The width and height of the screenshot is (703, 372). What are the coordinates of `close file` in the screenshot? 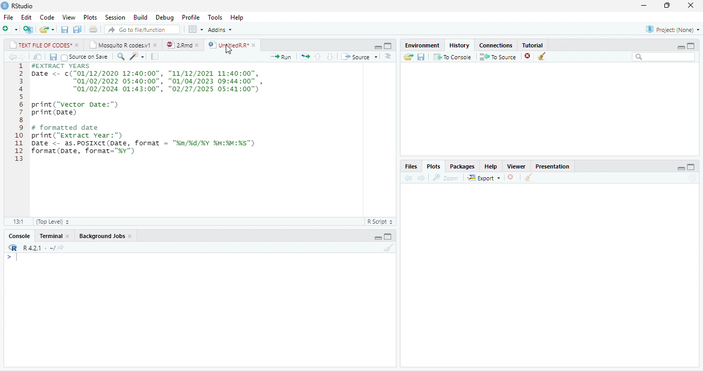 It's located at (529, 56).